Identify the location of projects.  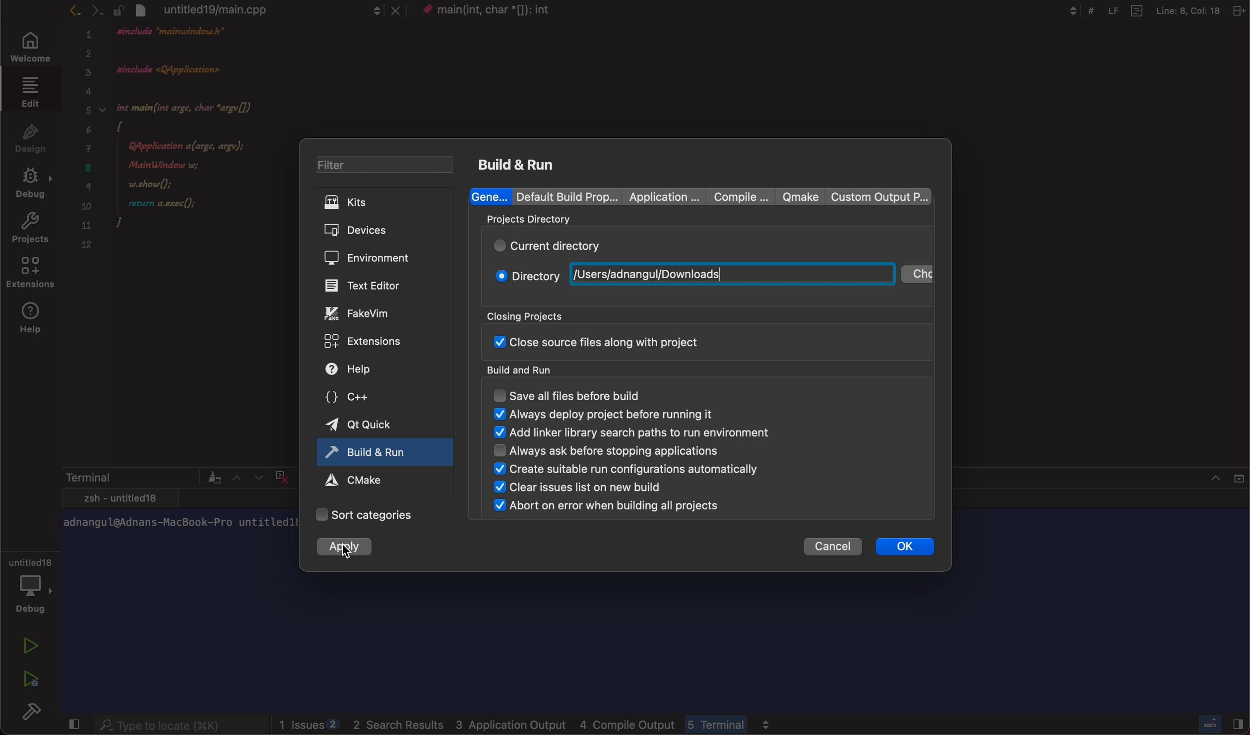
(28, 226).